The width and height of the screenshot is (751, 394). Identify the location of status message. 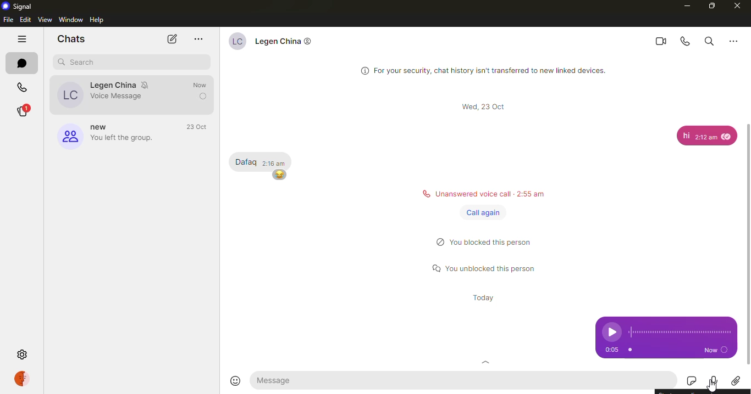
(492, 192).